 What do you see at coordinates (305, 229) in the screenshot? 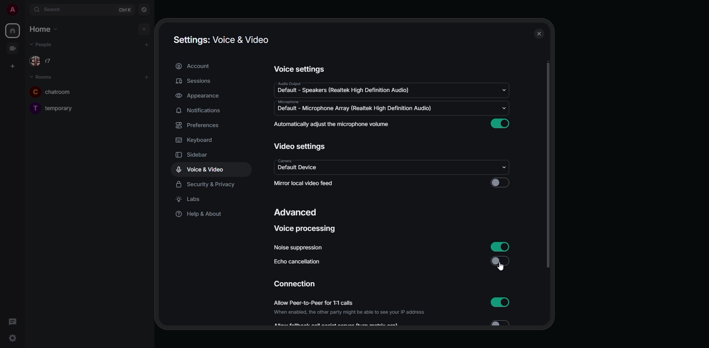
I see `voice processing` at bounding box center [305, 229].